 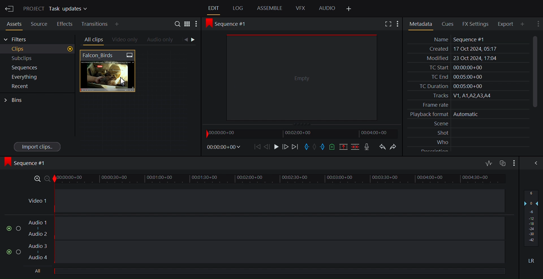 What do you see at coordinates (268, 147) in the screenshot?
I see `Nudge one frame forward` at bounding box center [268, 147].